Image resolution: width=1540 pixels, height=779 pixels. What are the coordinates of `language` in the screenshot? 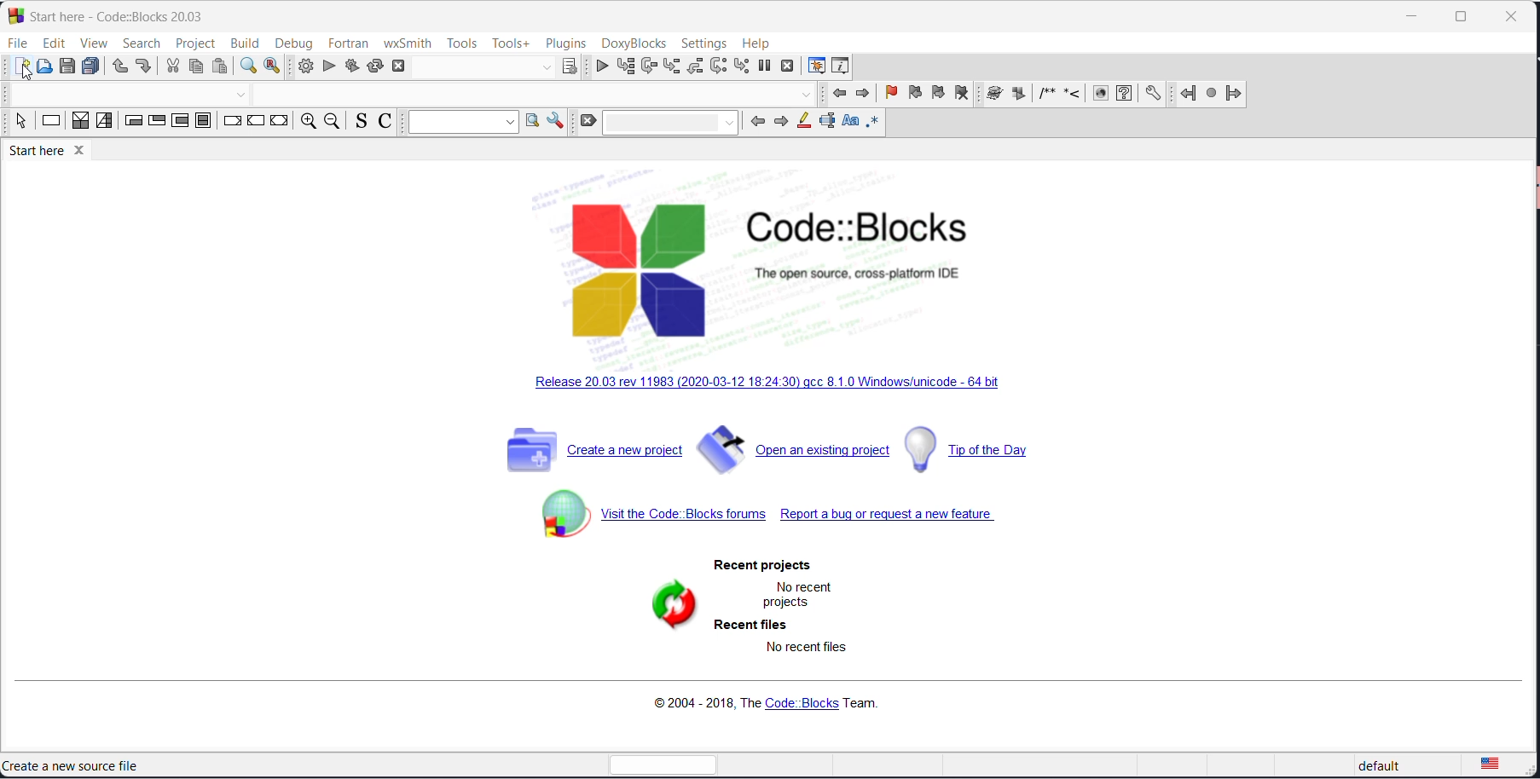 It's located at (1503, 764).